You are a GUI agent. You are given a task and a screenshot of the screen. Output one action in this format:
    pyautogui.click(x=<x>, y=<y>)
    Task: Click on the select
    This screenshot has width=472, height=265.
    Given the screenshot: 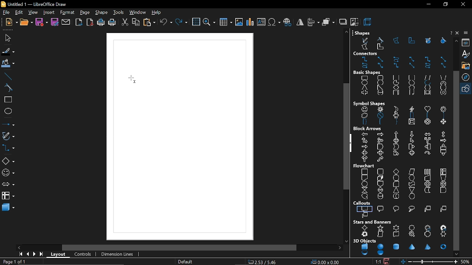 What is the action you would take?
    pyautogui.click(x=7, y=38)
    